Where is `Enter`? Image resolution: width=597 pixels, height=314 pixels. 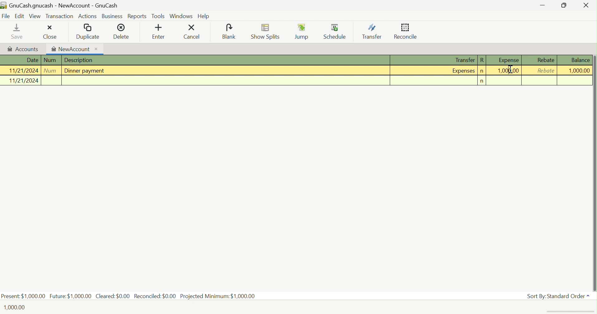
Enter is located at coordinates (159, 31).